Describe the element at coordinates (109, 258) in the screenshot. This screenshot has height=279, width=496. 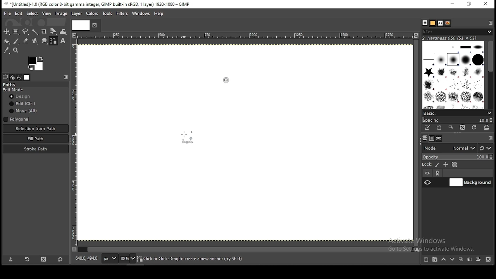
I see `units` at that location.